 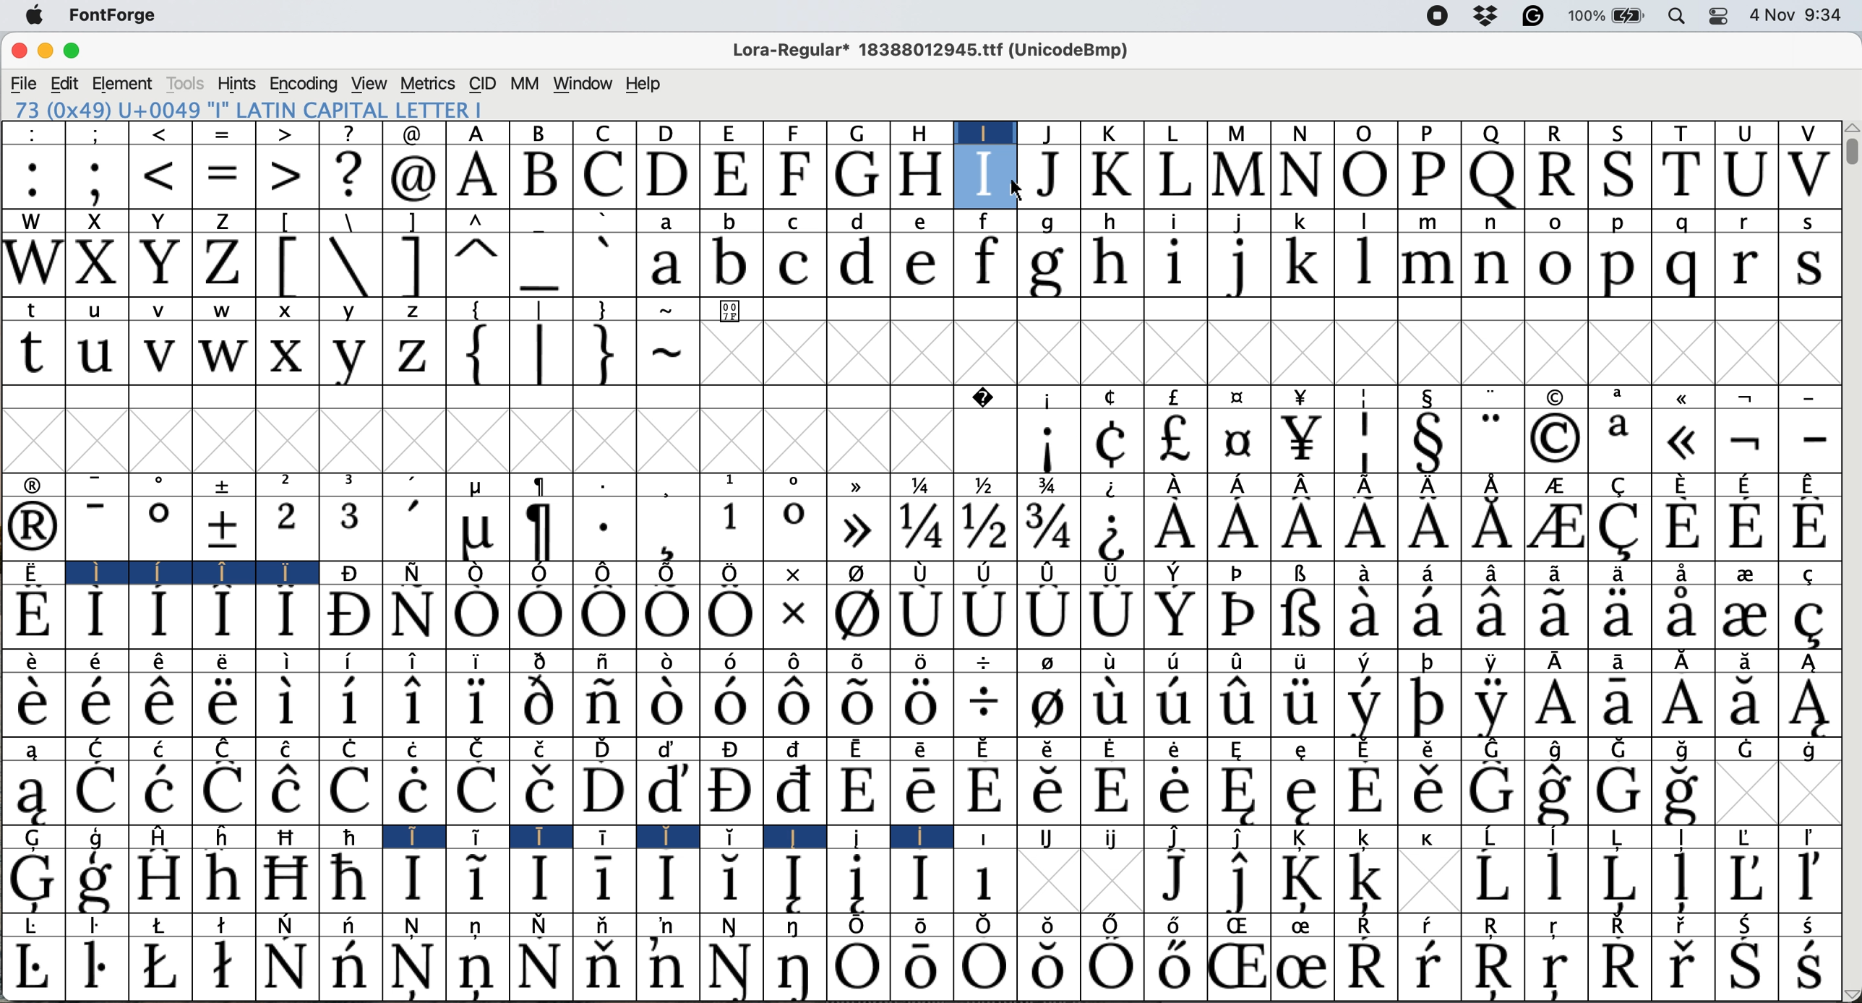 What do you see at coordinates (287, 663) in the screenshot?
I see `Symbol` at bounding box center [287, 663].